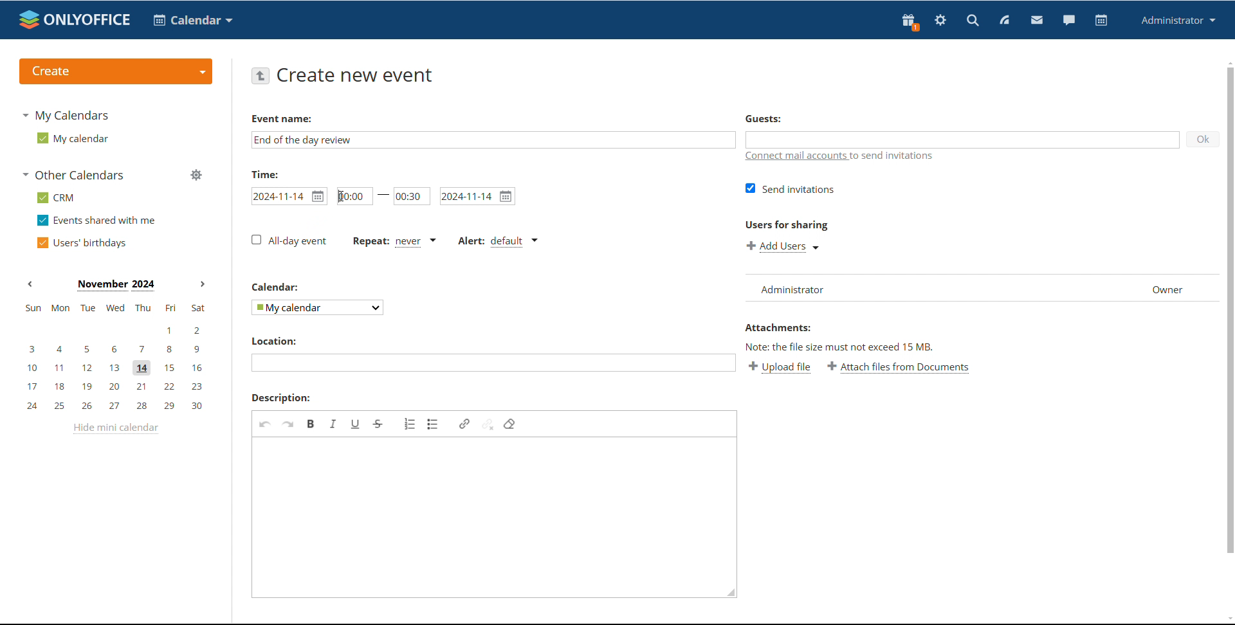  Describe the element at coordinates (64, 114) in the screenshot. I see `my calendars` at that location.